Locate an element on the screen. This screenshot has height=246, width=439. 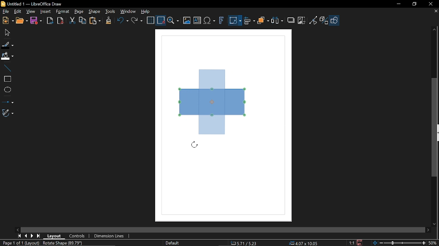
Snap to grid is located at coordinates (161, 20).